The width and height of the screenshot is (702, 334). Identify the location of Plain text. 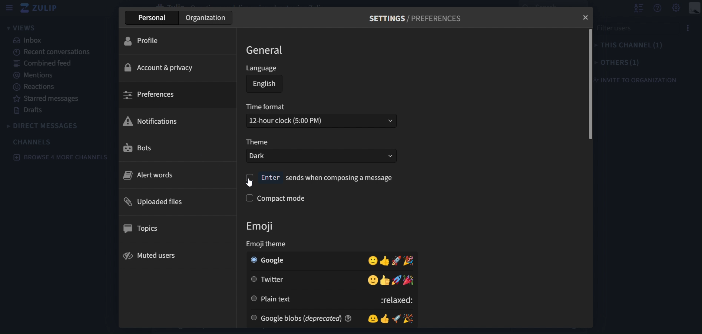
(316, 299).